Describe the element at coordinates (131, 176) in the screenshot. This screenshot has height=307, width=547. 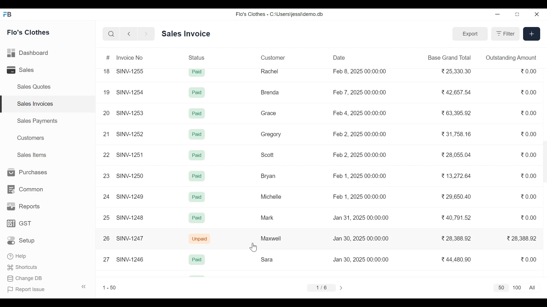
I see `SINV-1250` at that location.